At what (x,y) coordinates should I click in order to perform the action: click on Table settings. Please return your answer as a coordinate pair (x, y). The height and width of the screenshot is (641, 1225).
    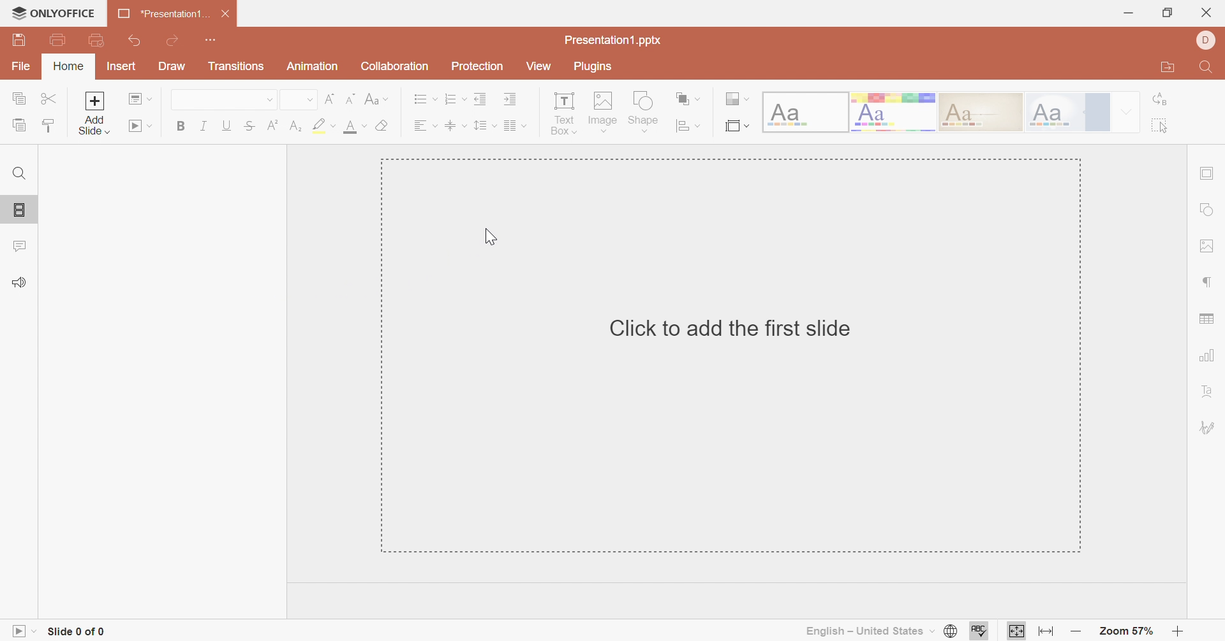
    Looking at the image, I should click on (1206, 315).